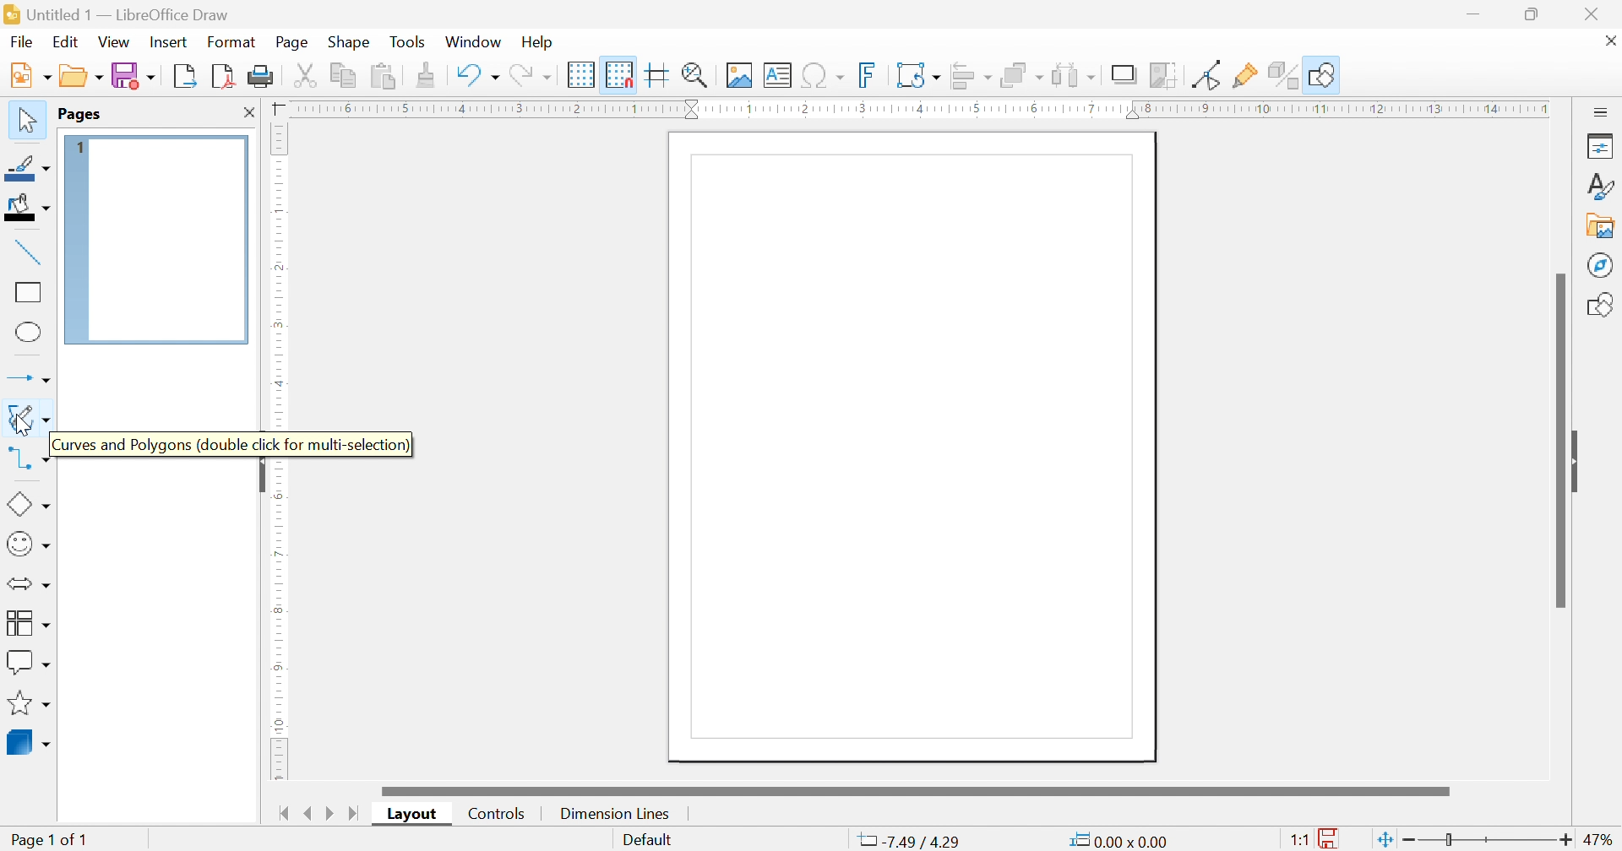  Describe the element at coordinates (1301, 841) in the screenshot. I see `1:1` at that location.